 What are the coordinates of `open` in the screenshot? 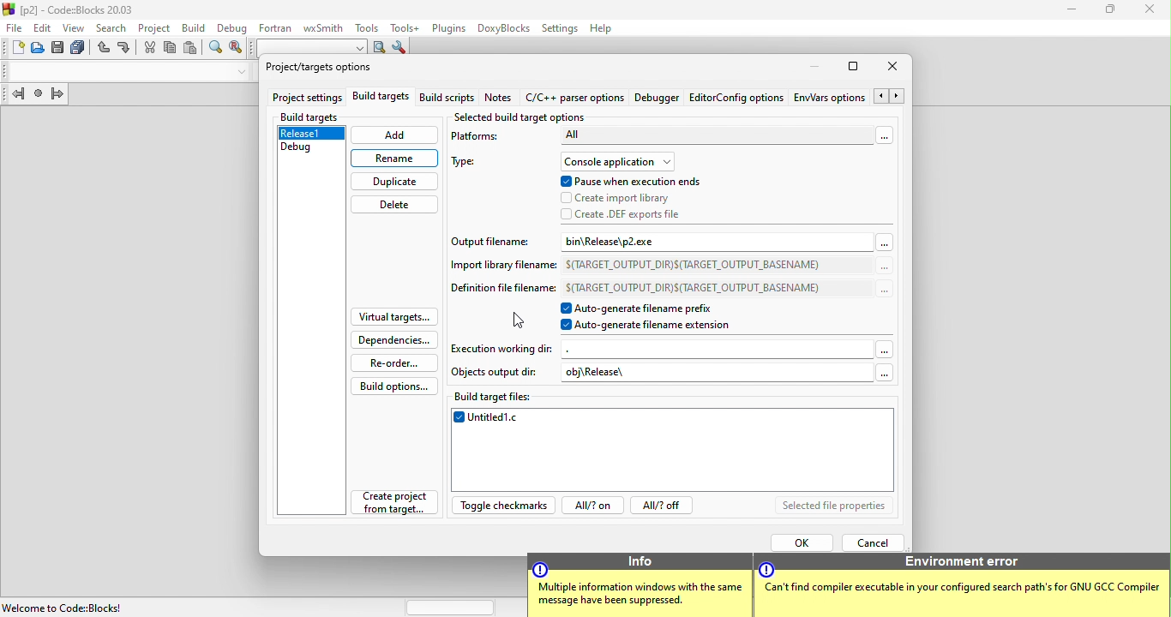 It's located at (39, 49).